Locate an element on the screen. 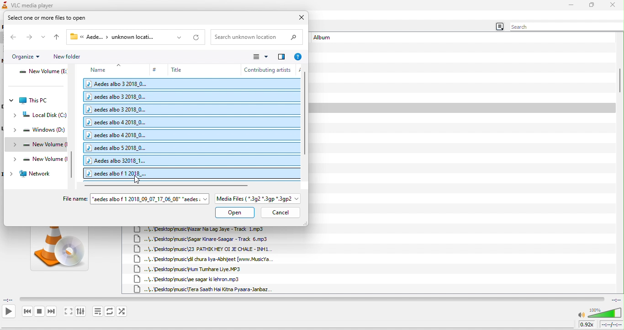  name is located at coordinates (104, 69).